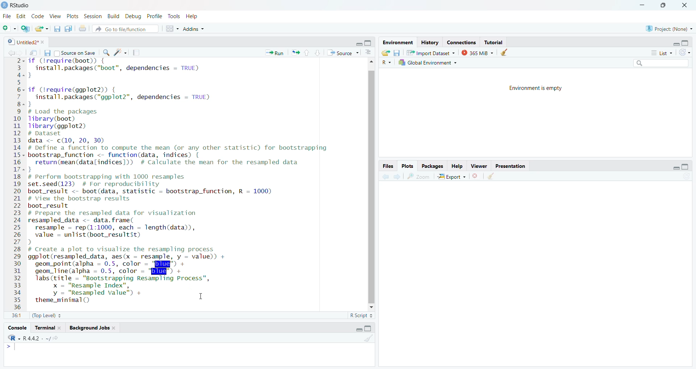  Describe the element at coordinates (69, 28) in the screenshot. I see `save all open documents` at that location.